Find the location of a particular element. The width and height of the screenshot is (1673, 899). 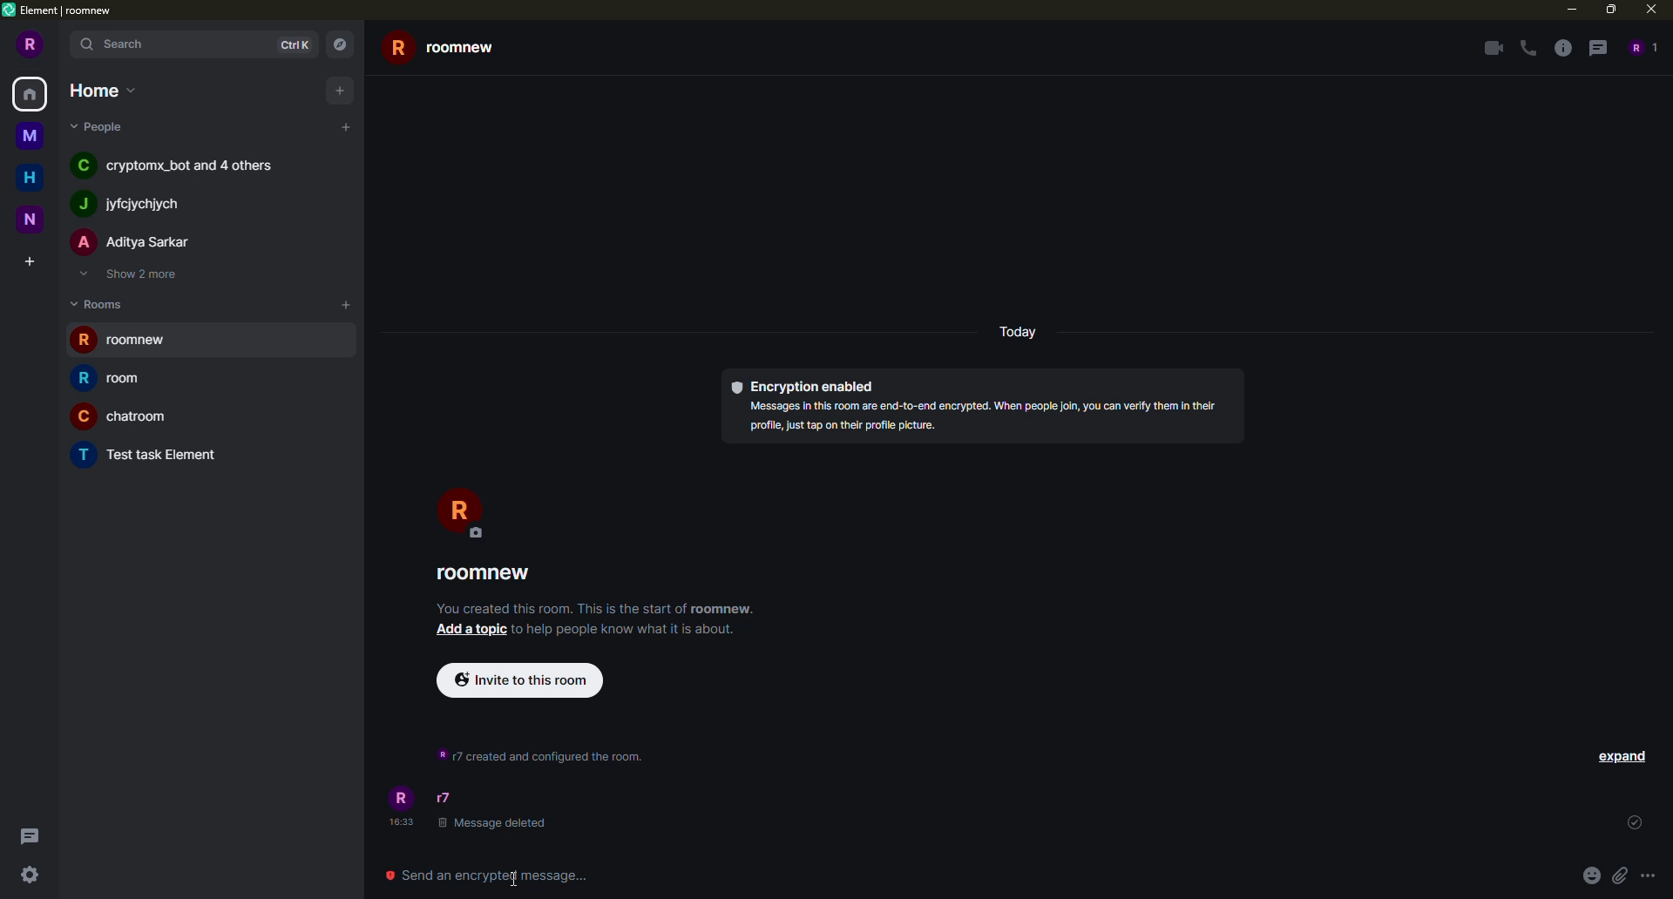

people is located at coordinates (180, 165).